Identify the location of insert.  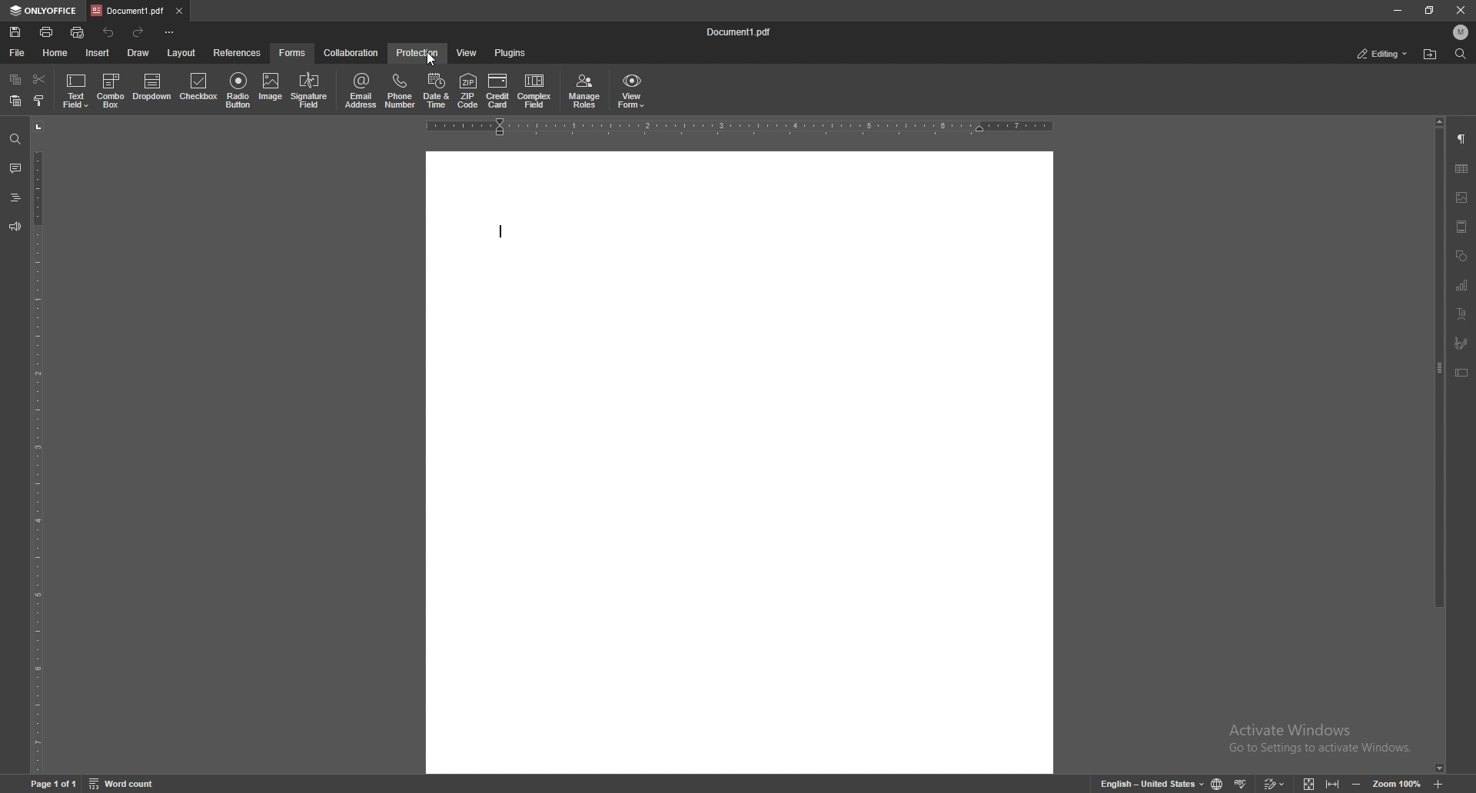
(97, 54).